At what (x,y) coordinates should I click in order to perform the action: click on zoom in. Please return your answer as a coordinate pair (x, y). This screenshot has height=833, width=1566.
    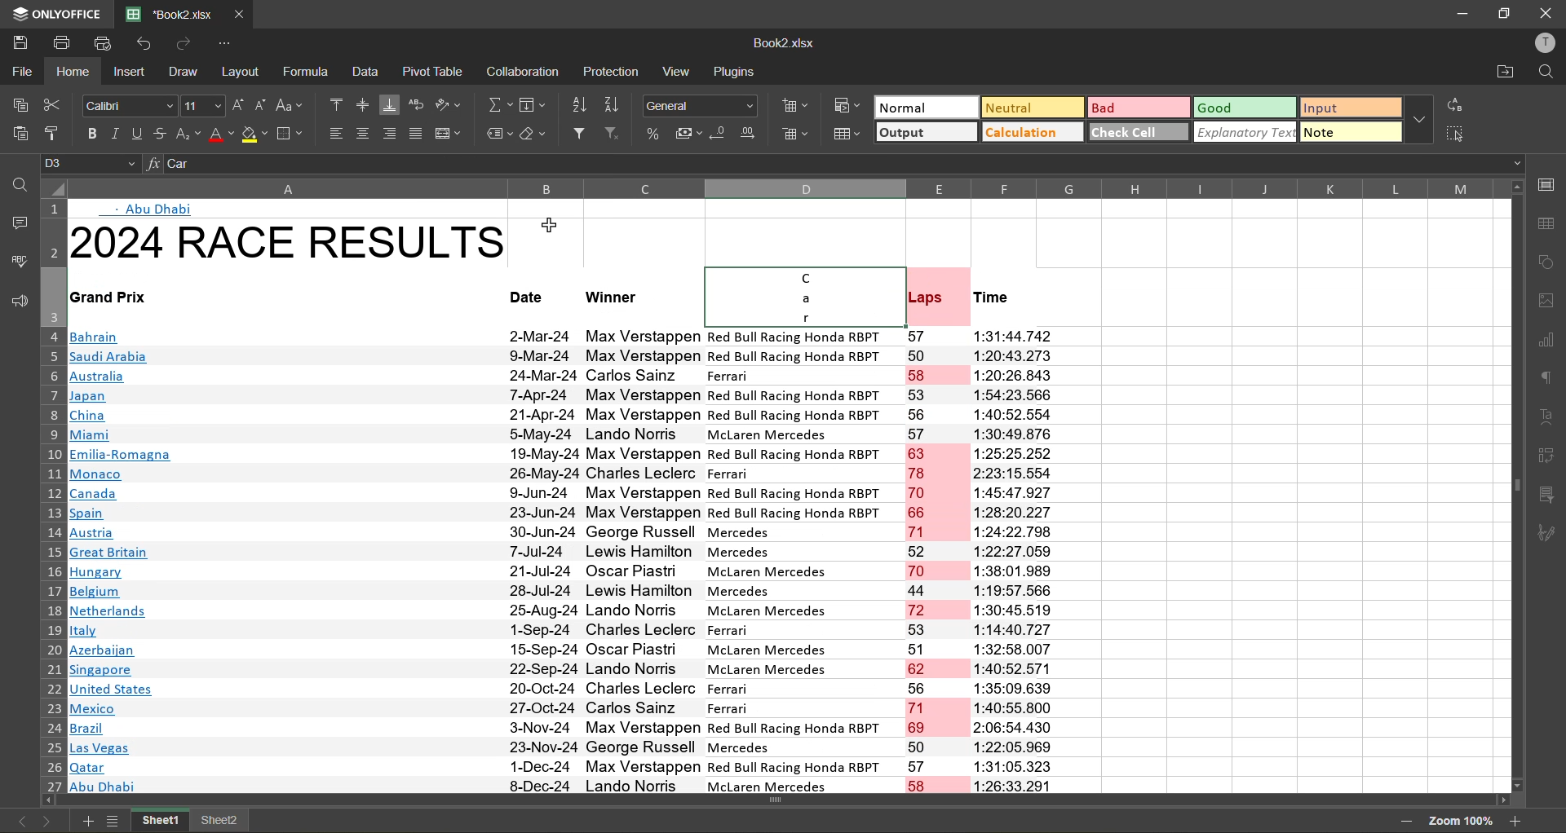
    Looking at the image, I should click on (1516, 822).